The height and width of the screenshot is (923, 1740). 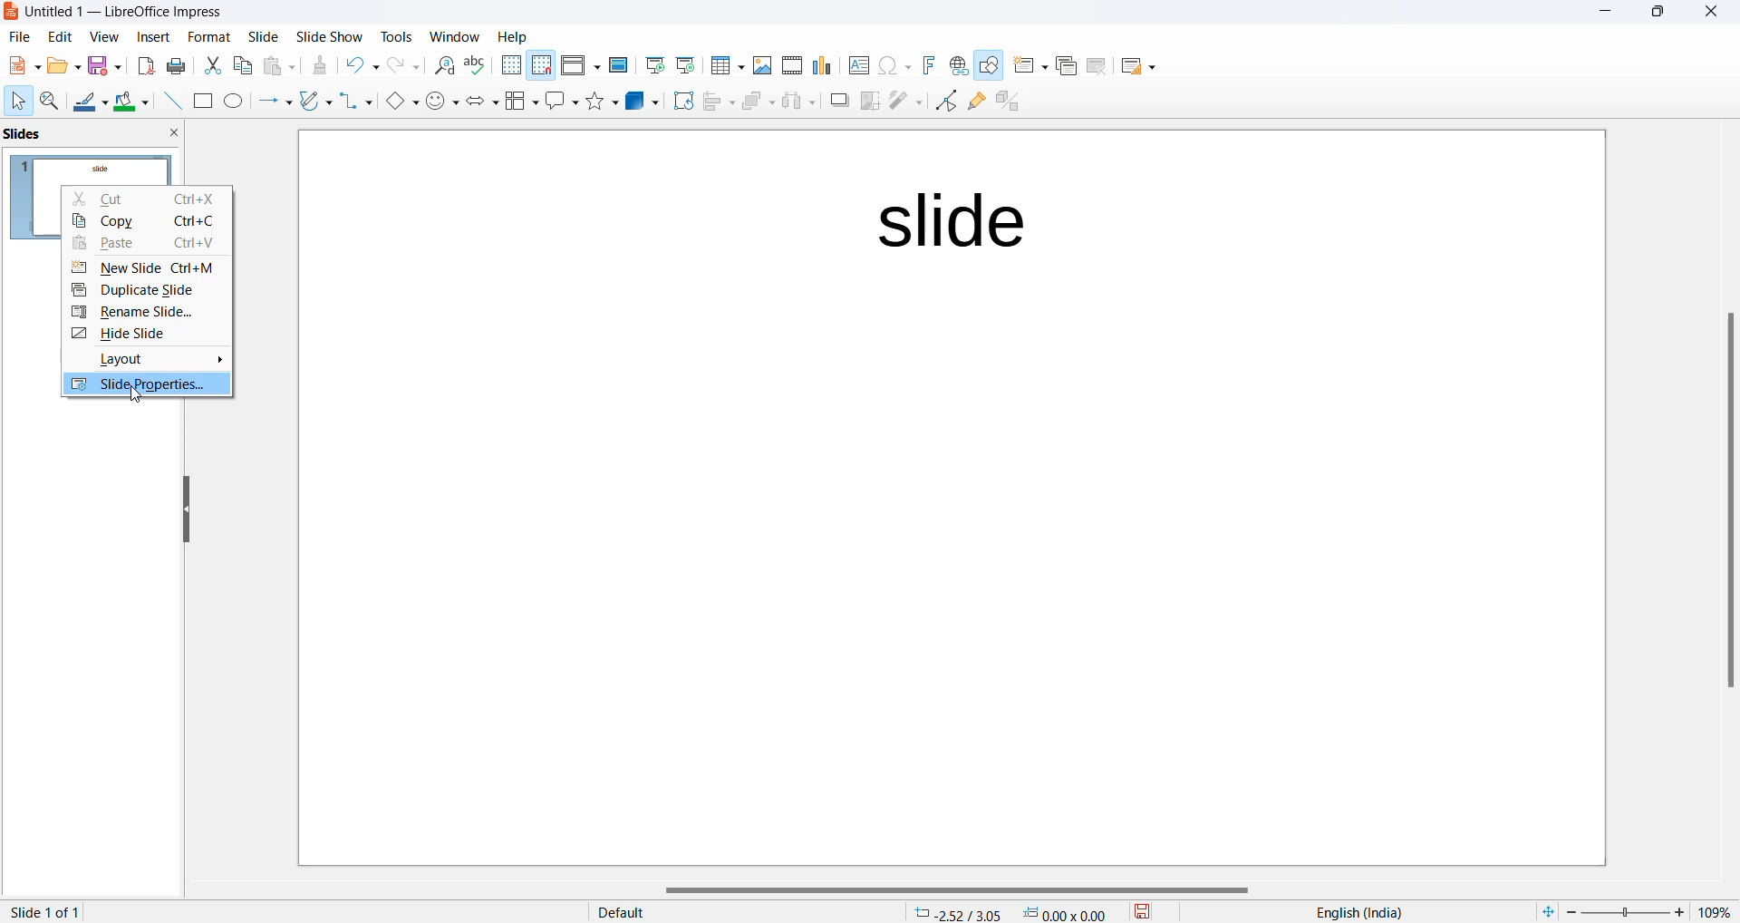 I want to click on zoom slider, so click(x=1625, y=910).